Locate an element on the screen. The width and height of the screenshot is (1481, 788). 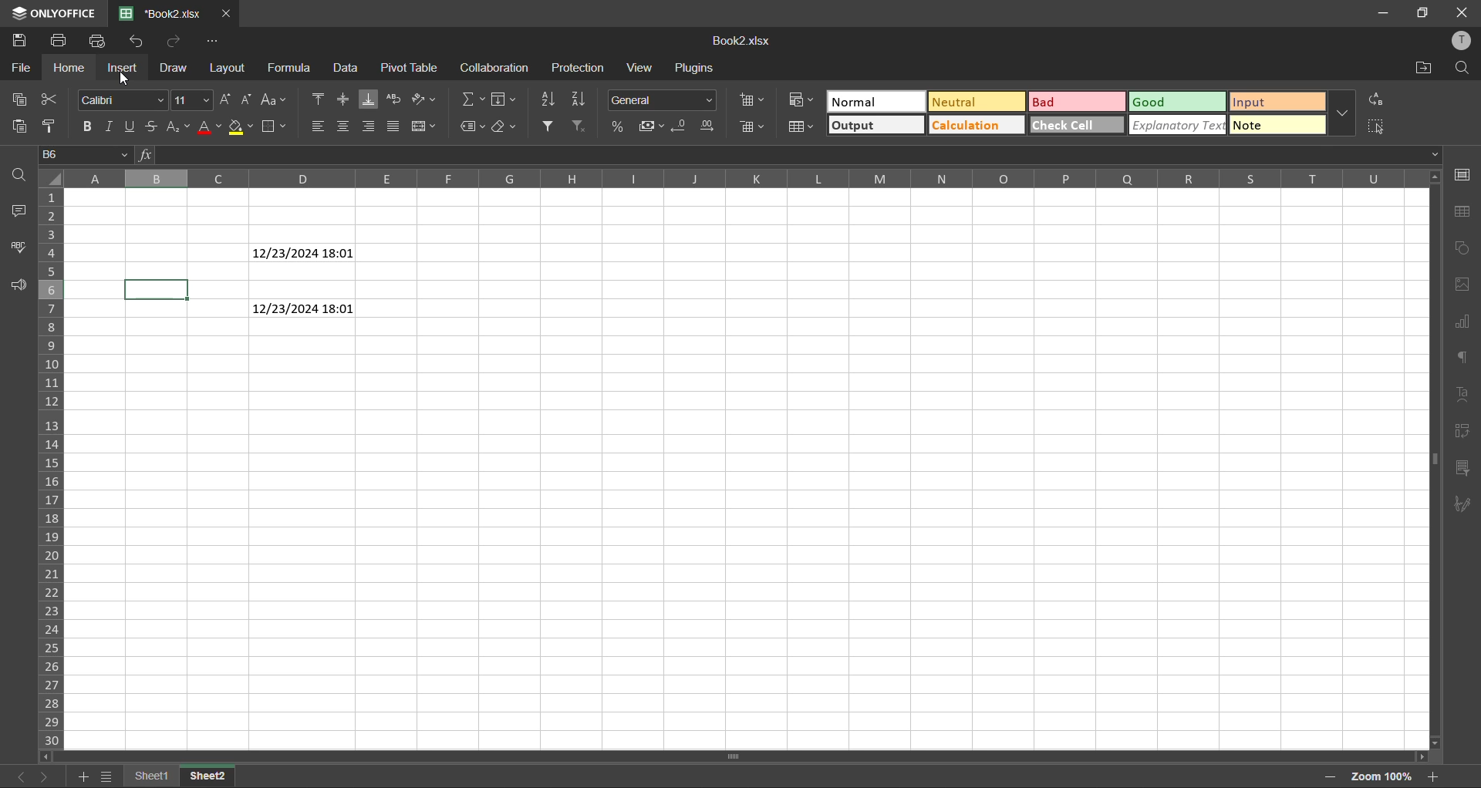
calculation is located at coordinates (978, 124).